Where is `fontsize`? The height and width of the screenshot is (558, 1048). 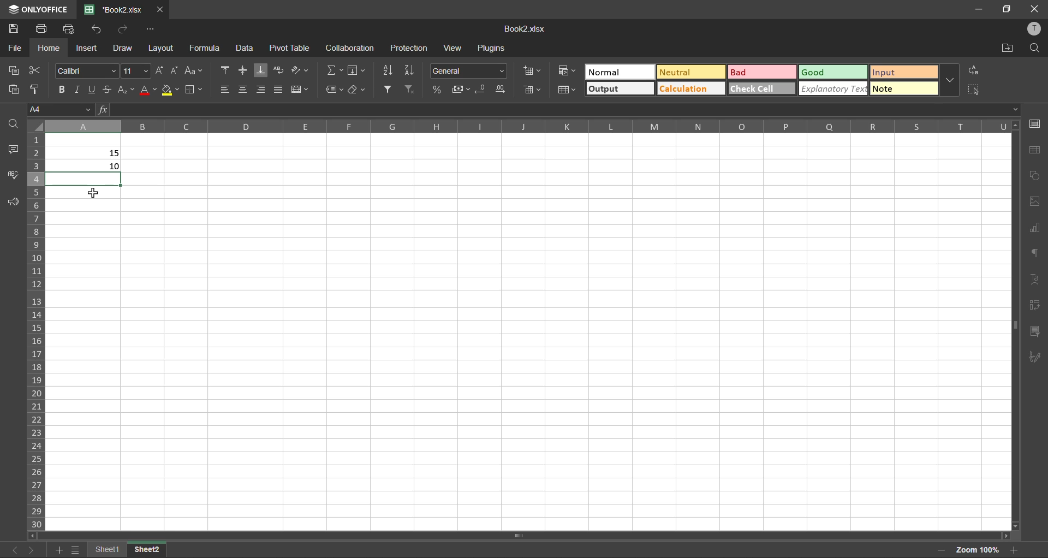 fontsize is located at coordinates (135, 71).